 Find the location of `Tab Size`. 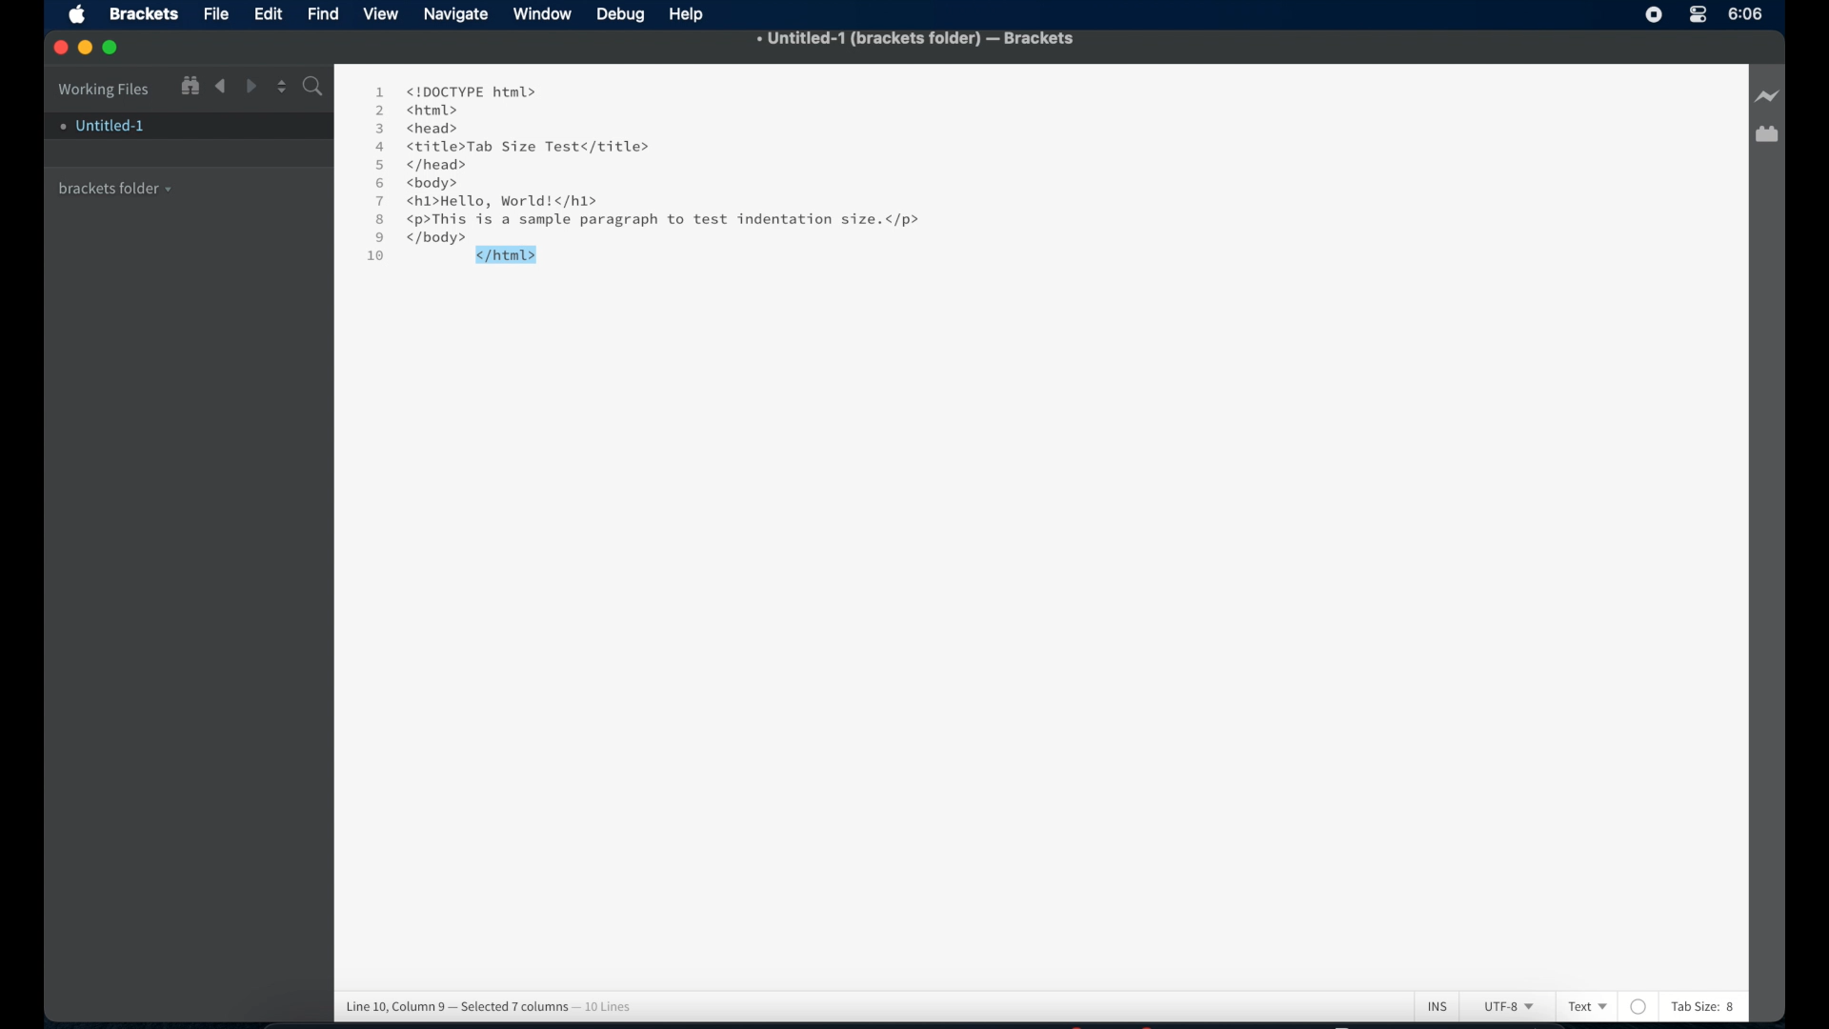

Tab Size is located at coordinates (1693, 1006).